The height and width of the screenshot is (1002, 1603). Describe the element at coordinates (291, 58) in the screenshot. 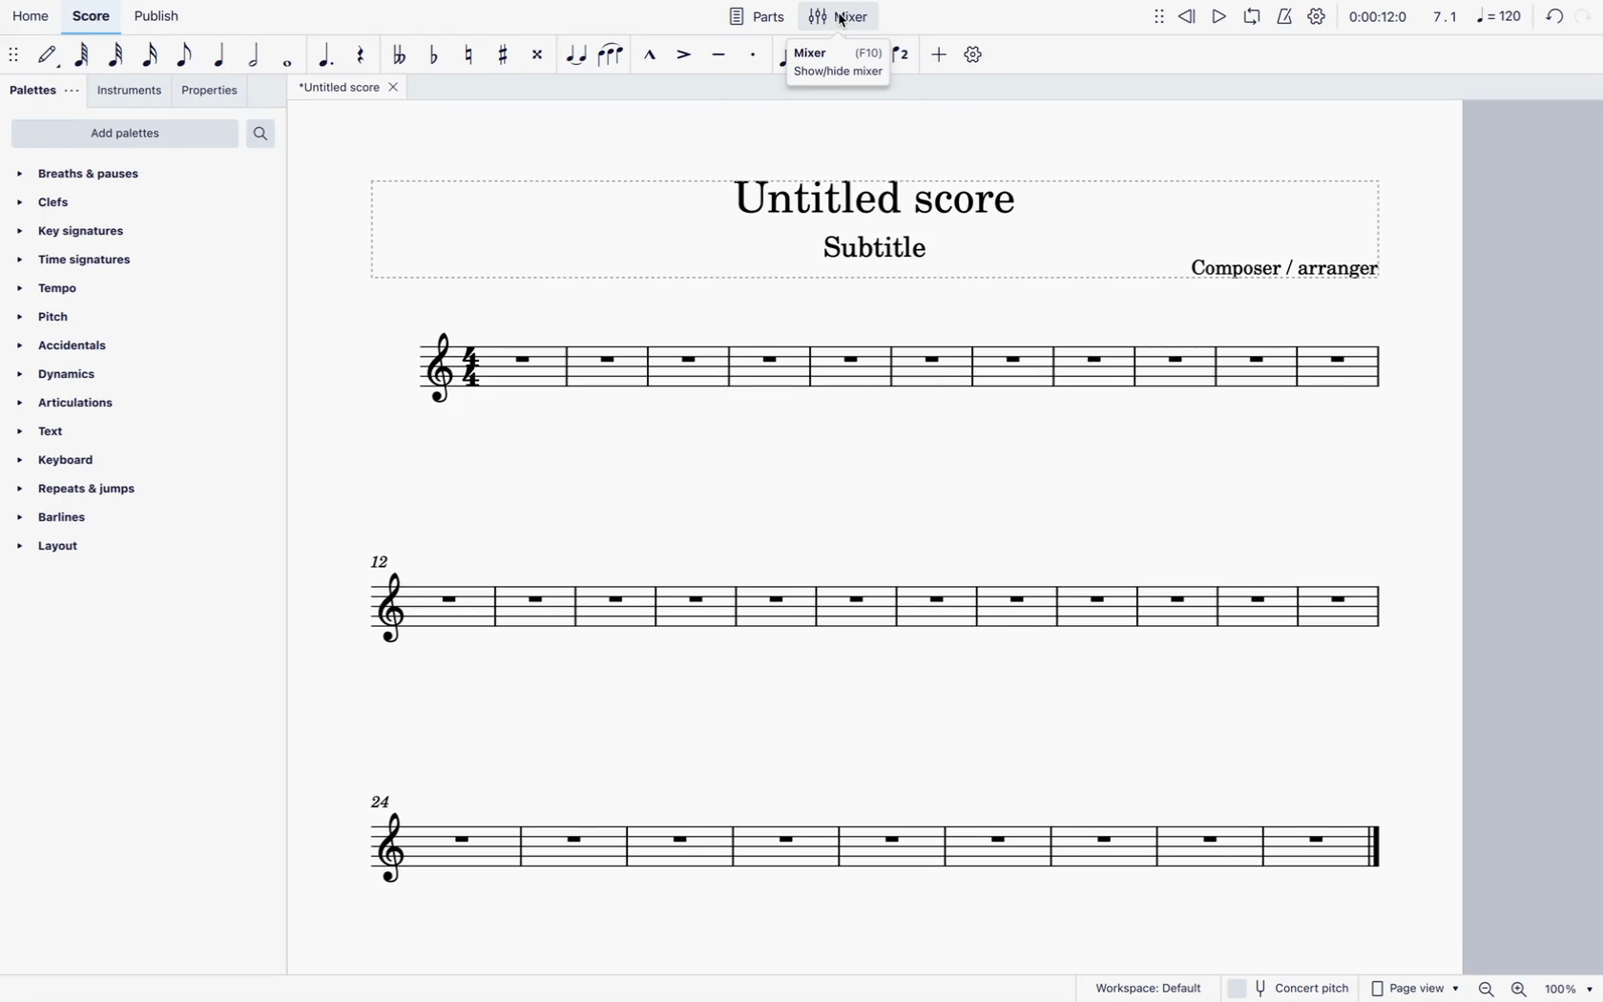

I see `full note` at that location.